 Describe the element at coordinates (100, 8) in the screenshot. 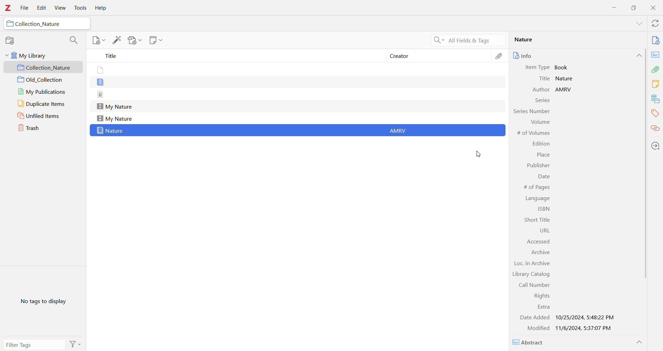

I see `Help` at that location.